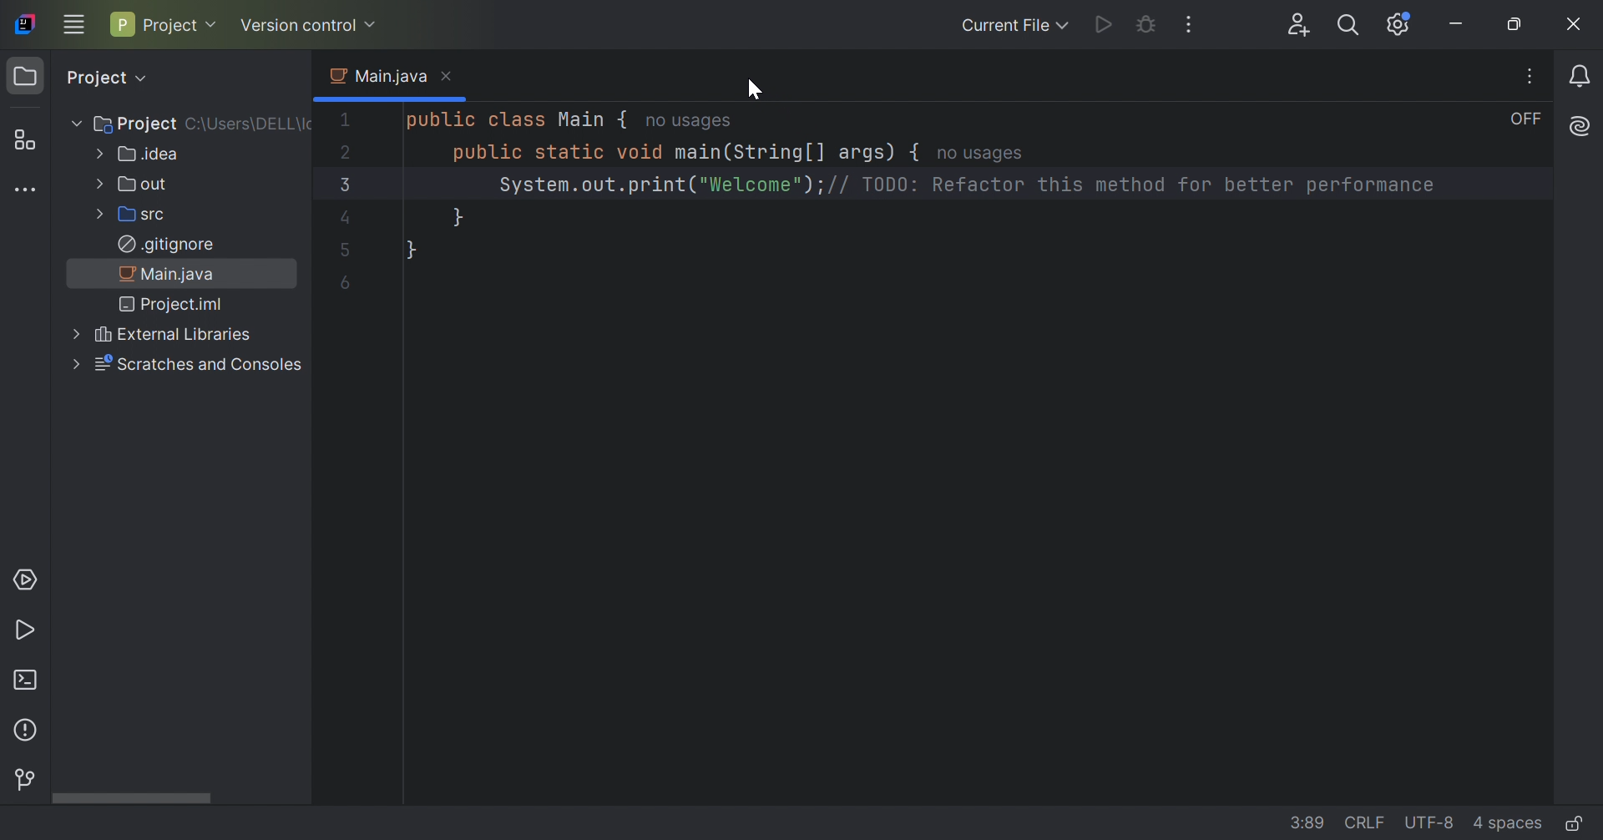 Image resolution: width=1603 pixels, height=840 pixels. Describe the element at coordinates (125, 122) in the screenshot. I see `Project` at that location.